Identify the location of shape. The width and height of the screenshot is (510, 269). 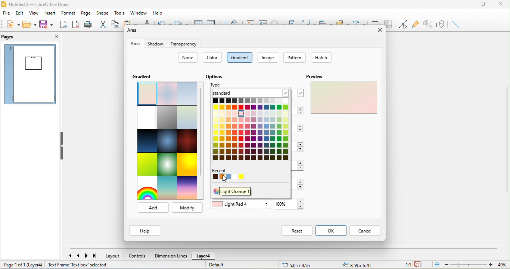
(102, 12).